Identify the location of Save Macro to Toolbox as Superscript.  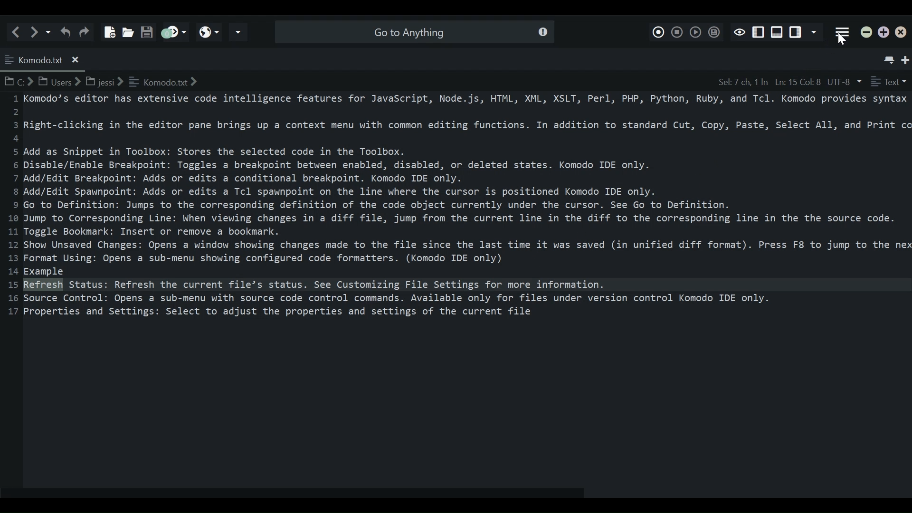
(713, 32).